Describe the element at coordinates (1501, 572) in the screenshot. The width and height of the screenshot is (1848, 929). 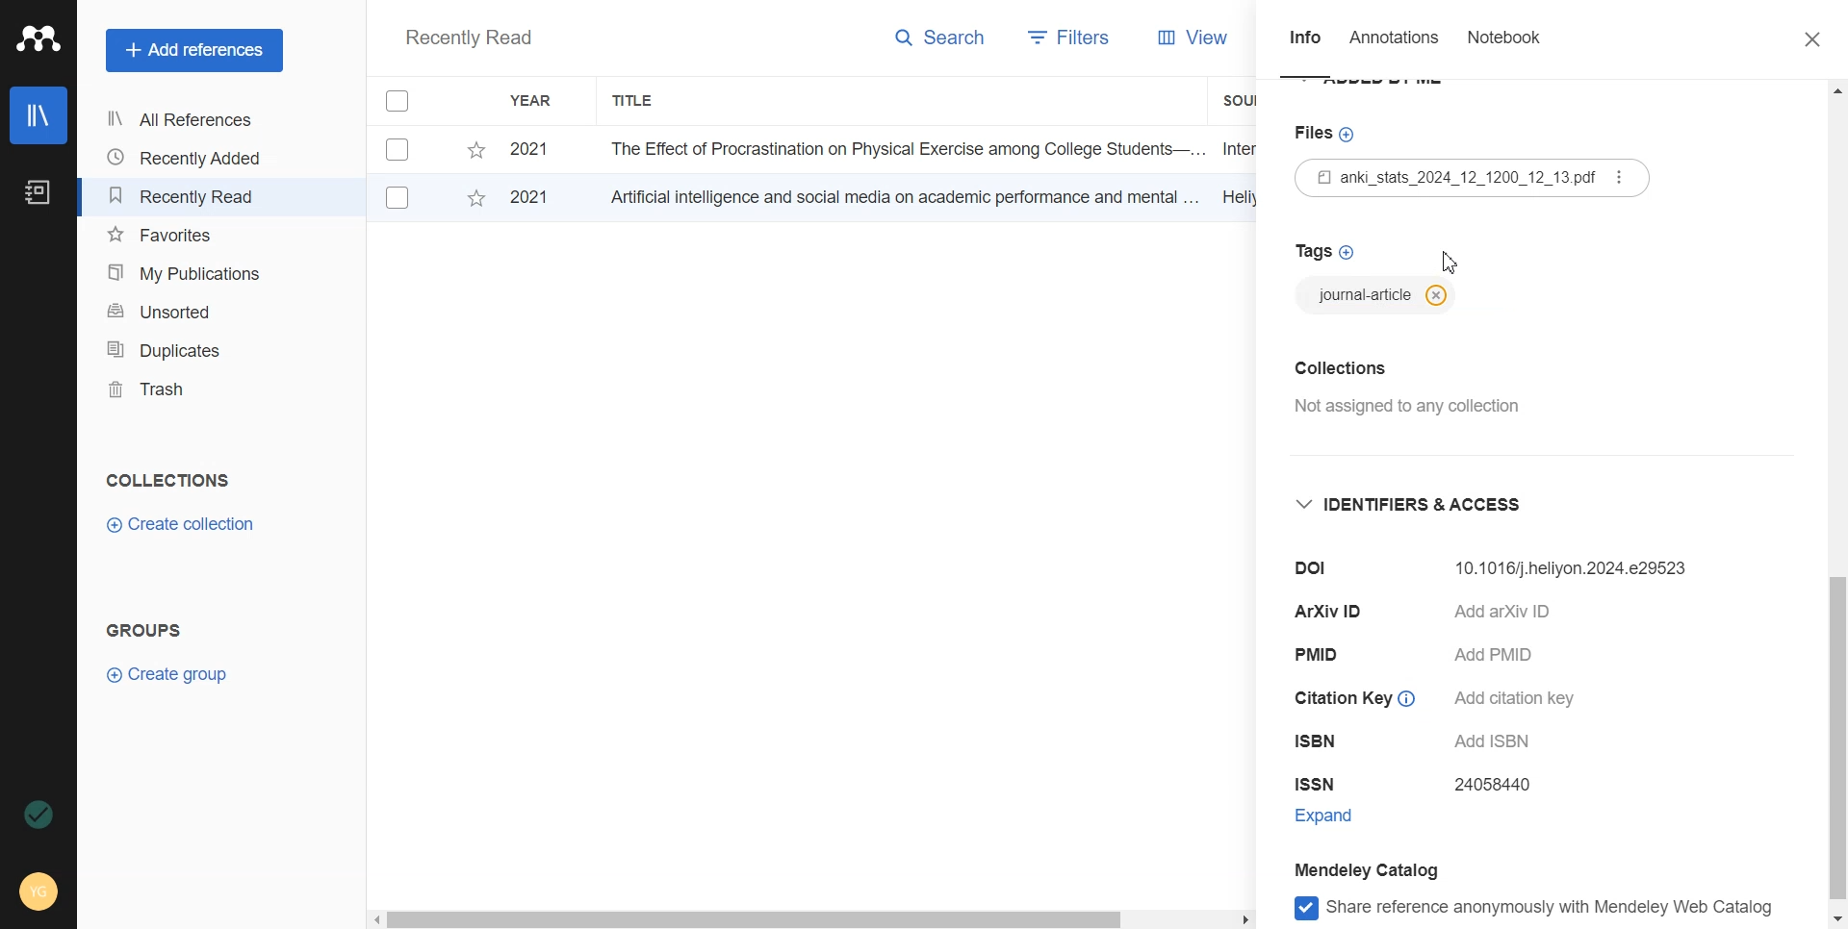
I see `Dol 10.32604/ijmhp.2024.e29523` at that location.